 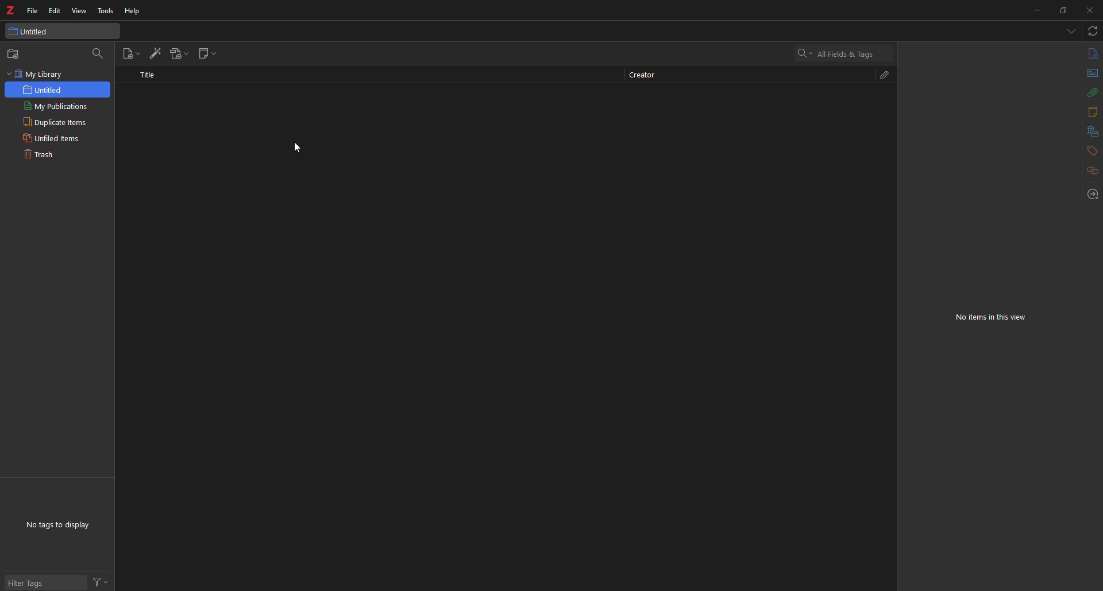 What do you see at coordinates (11, 9) in the screenshot?
I see `z` at bounding box center [11, 9].